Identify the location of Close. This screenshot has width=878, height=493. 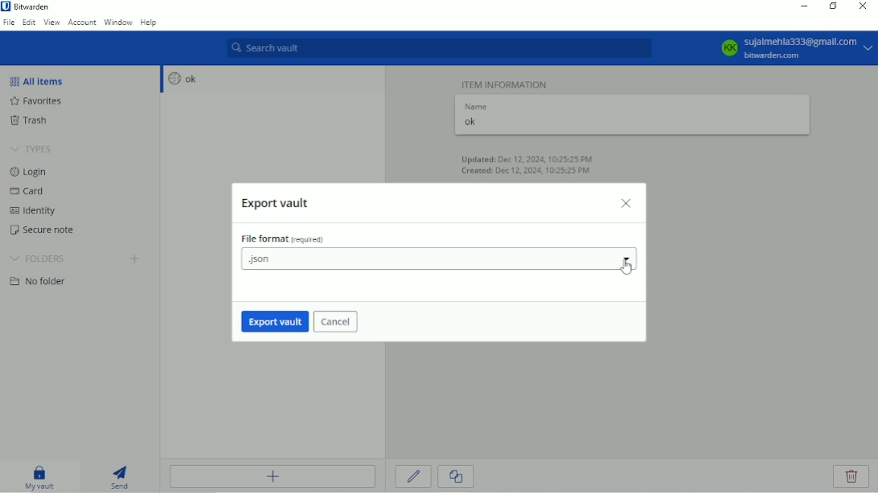
(861, 7).